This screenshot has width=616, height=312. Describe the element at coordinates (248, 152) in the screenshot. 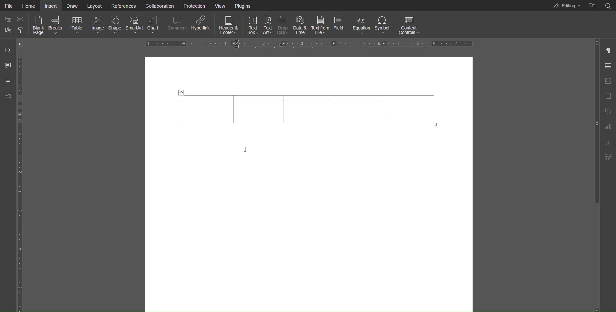

I see `Cursor` at that location.